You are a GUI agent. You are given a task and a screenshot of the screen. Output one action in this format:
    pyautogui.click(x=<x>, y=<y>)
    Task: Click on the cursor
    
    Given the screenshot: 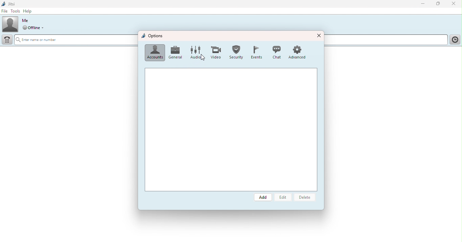 What is the action you would take?
    pyautogui.click(x=203, y=58)
    